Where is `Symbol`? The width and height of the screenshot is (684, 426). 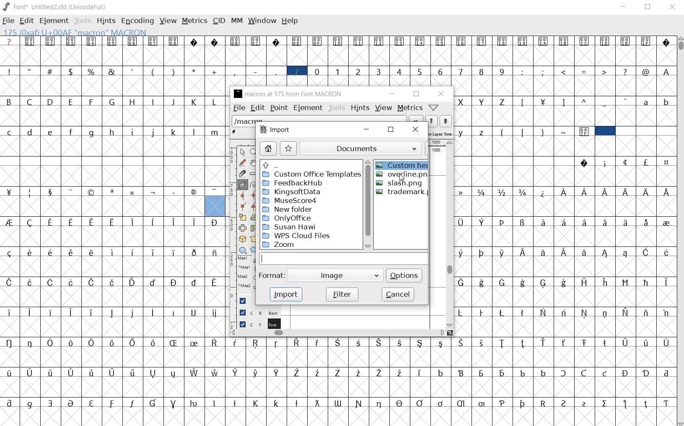 Symbol is located at coordinates (133, 313).